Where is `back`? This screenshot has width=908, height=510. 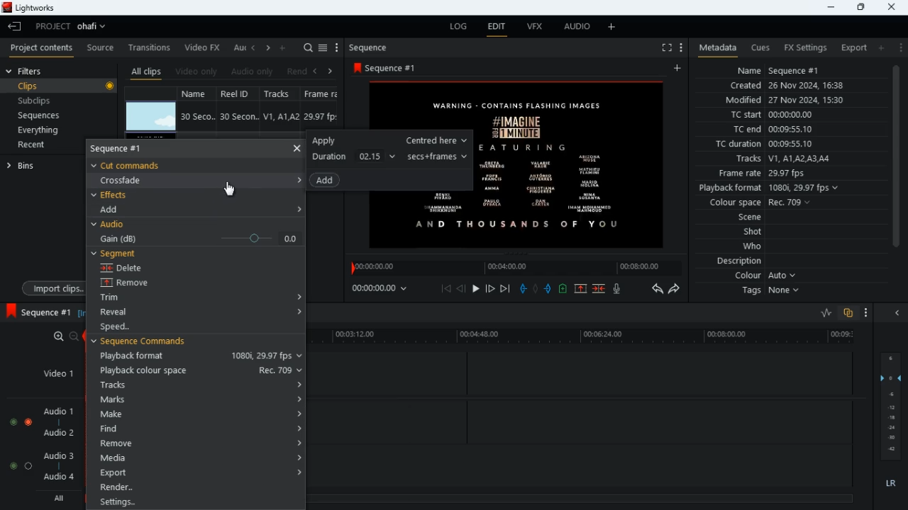 back is located at coordinates (461, 289).